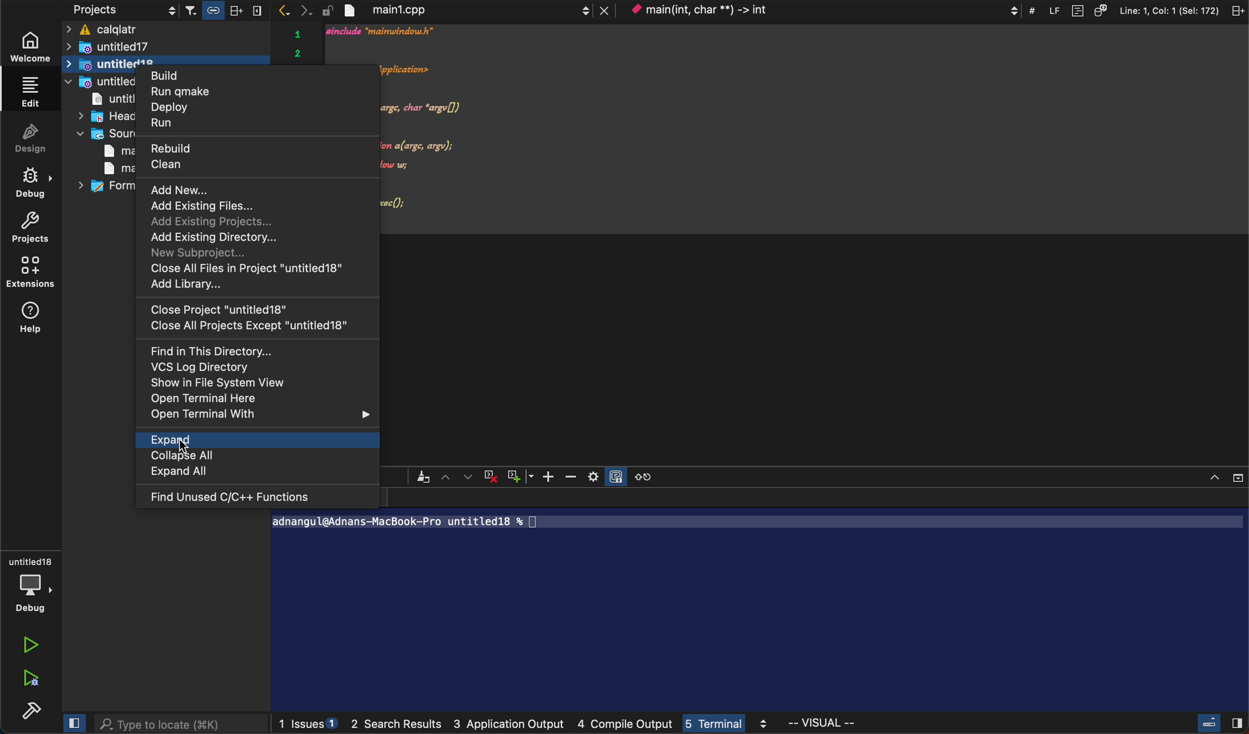  What do you see at coordinates (231, 472) in the screenshot?
I see `expand all` at bounding box center [231, 472].